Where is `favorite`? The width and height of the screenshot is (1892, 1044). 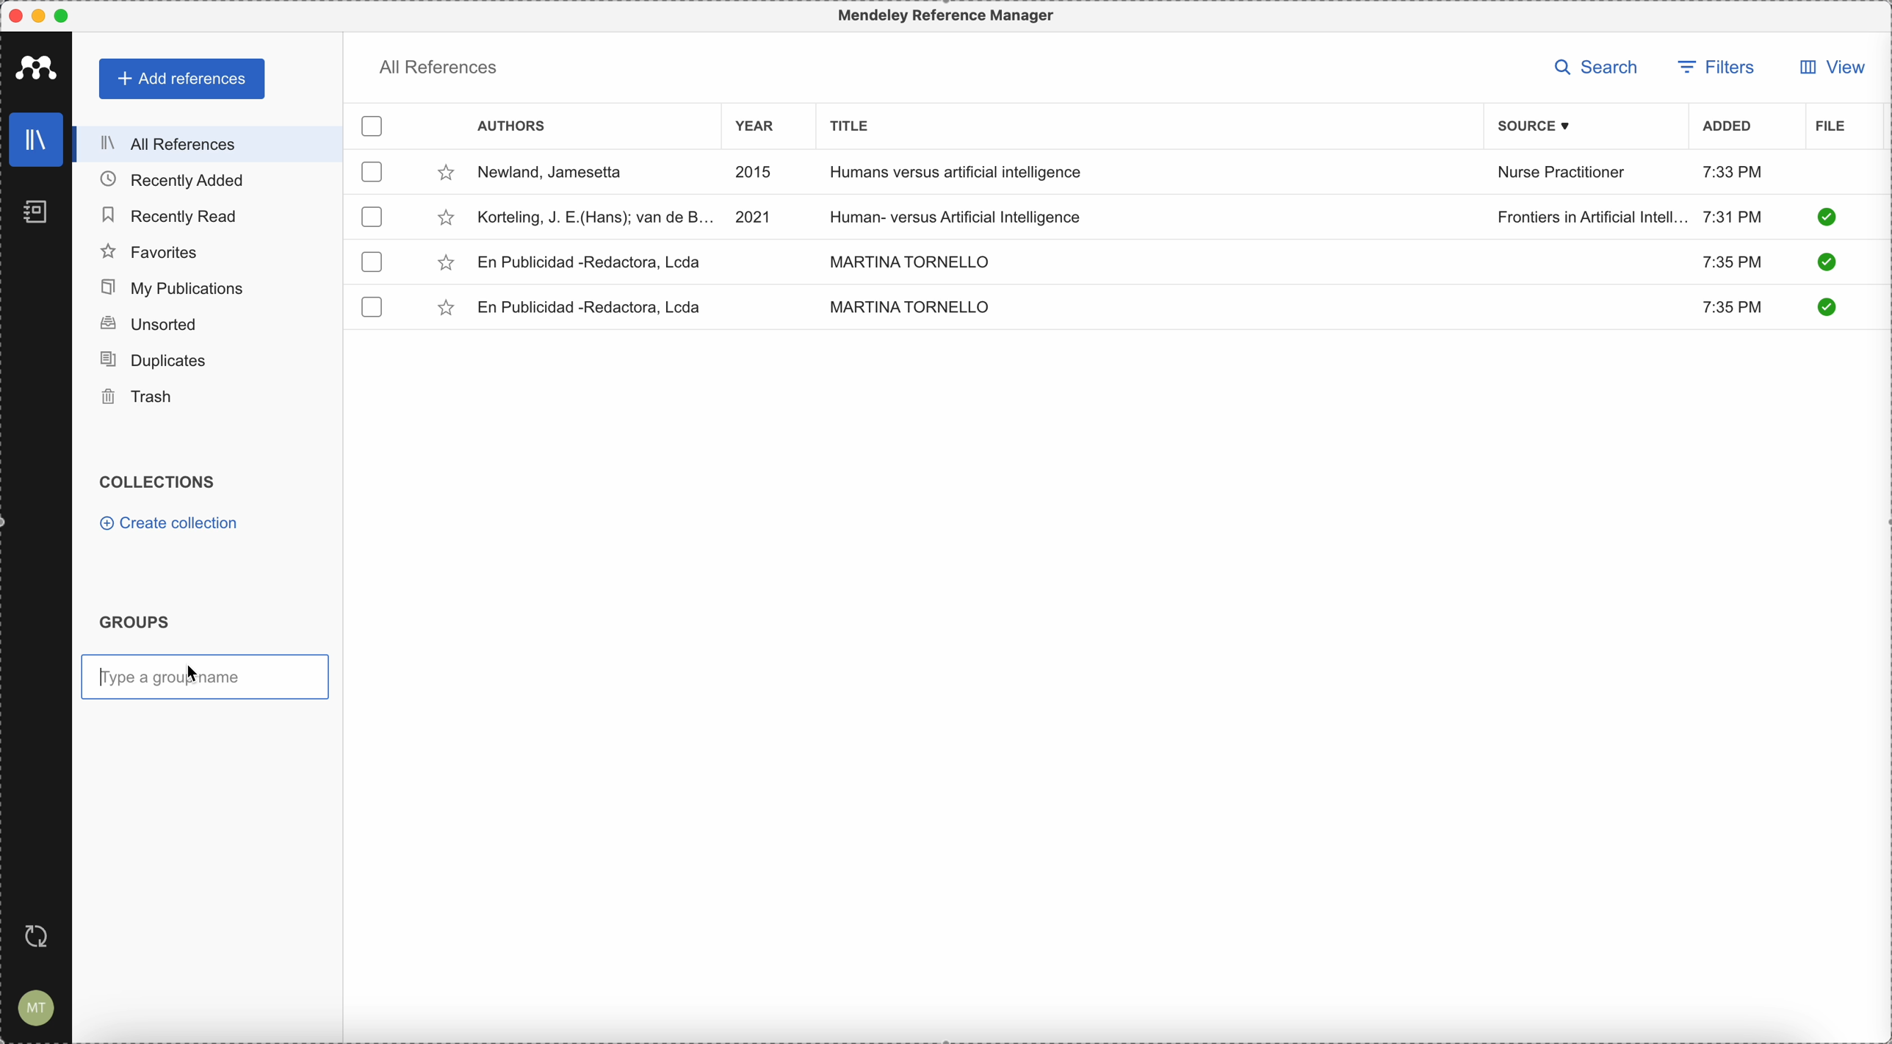
favorite is located at coordinates (445, 264).